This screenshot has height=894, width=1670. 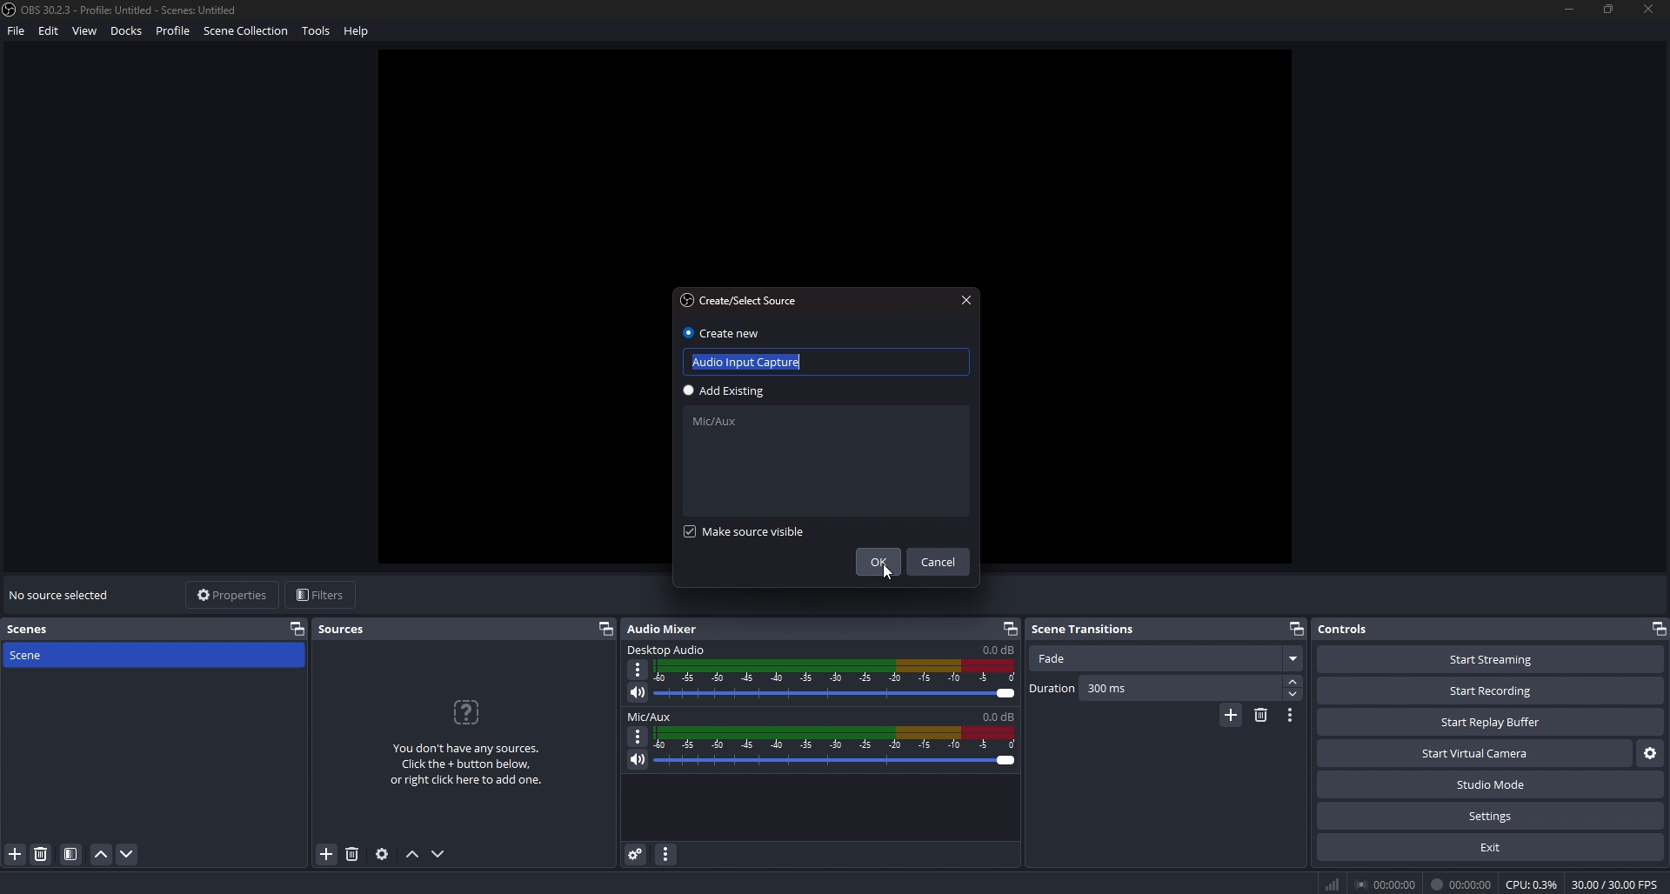 What do you see at coordinates (1291, 715) in the screenshot?
I see `transition properties` at bounding box center [1291, 715].